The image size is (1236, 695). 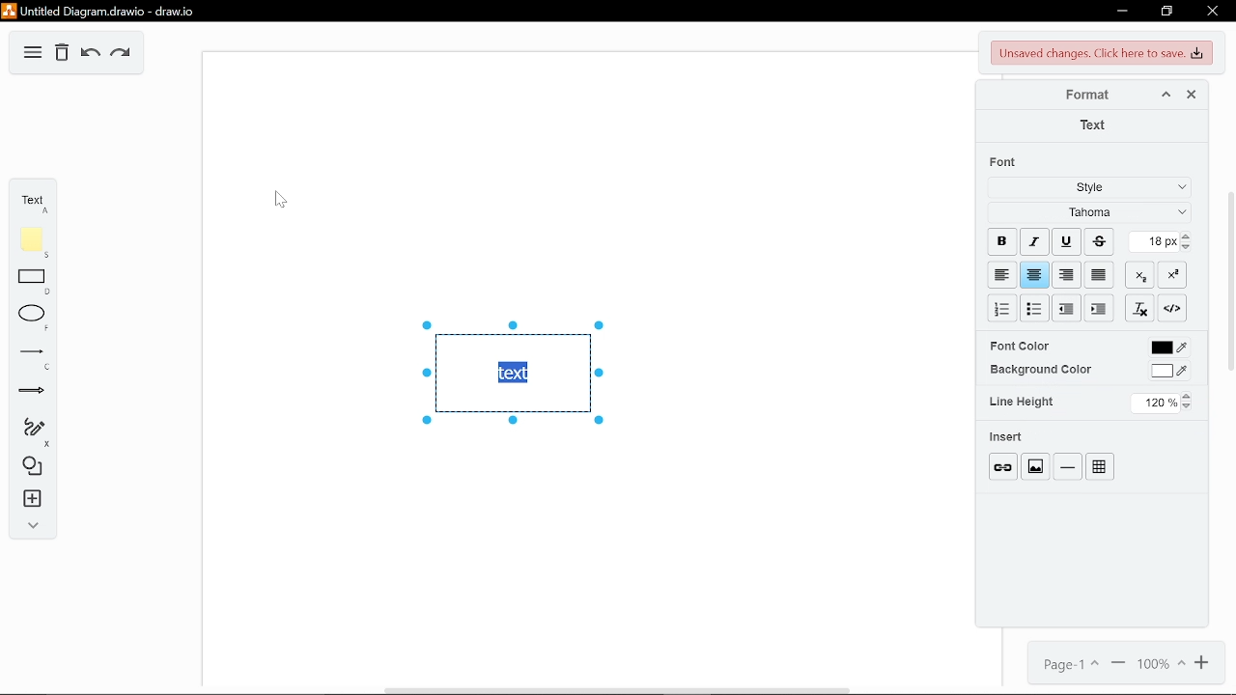 What do you see at coordinates (1064, 240) in the screenshot?
I see `underline` at bounding box center [1064, 240].